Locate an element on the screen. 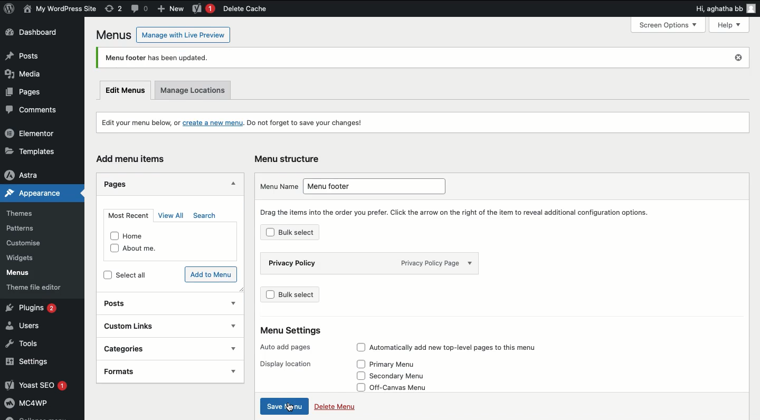 Image resolution: width=760 pixels, height=420 pixels. user icon is located at coordinates (752, 9).